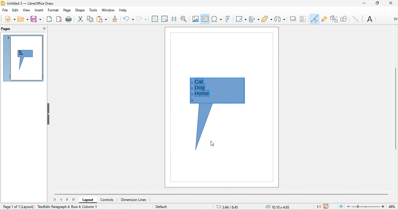 The height and width of the screenshot is (210, 398). I want to click on save, so click(36, 19).